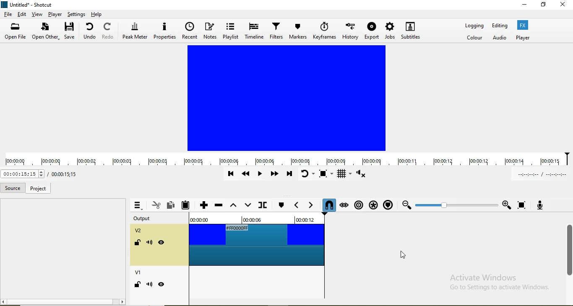 Image resolution: width=573 pixels, height=306 pixels. I want to click on Record audio, so click(539, 204).